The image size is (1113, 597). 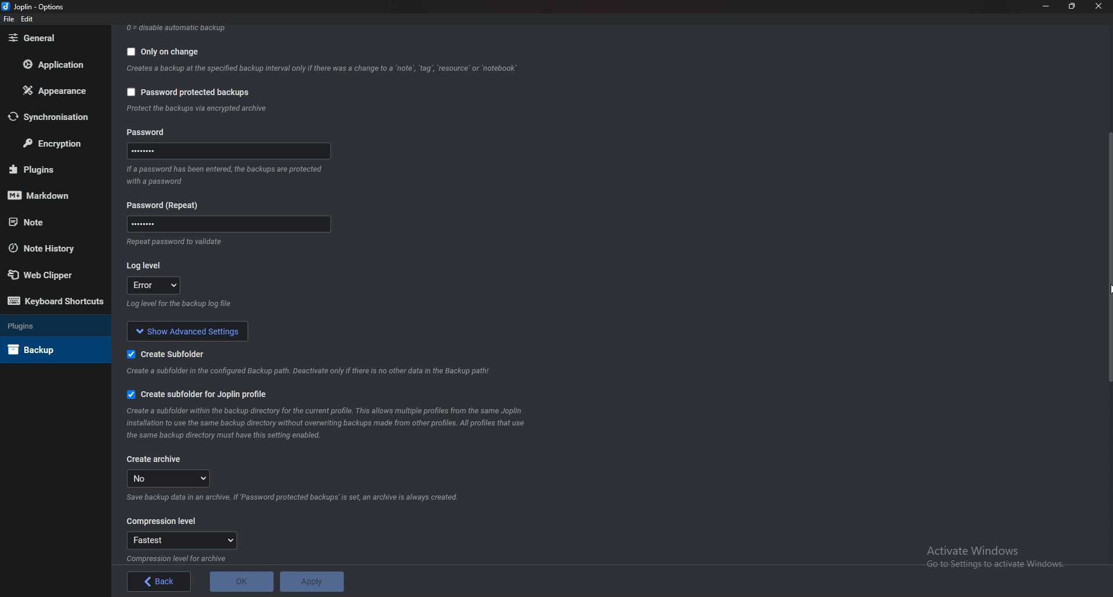 What do you see at coordinates (181, 558) in the screenshot?
I see `Info` at bounding box center [181, 558].